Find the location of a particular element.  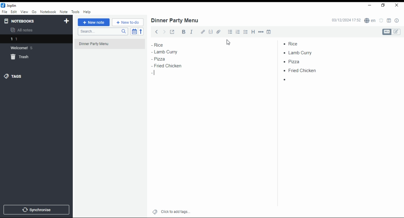

hyperlink is located at coordinates (203, 32).